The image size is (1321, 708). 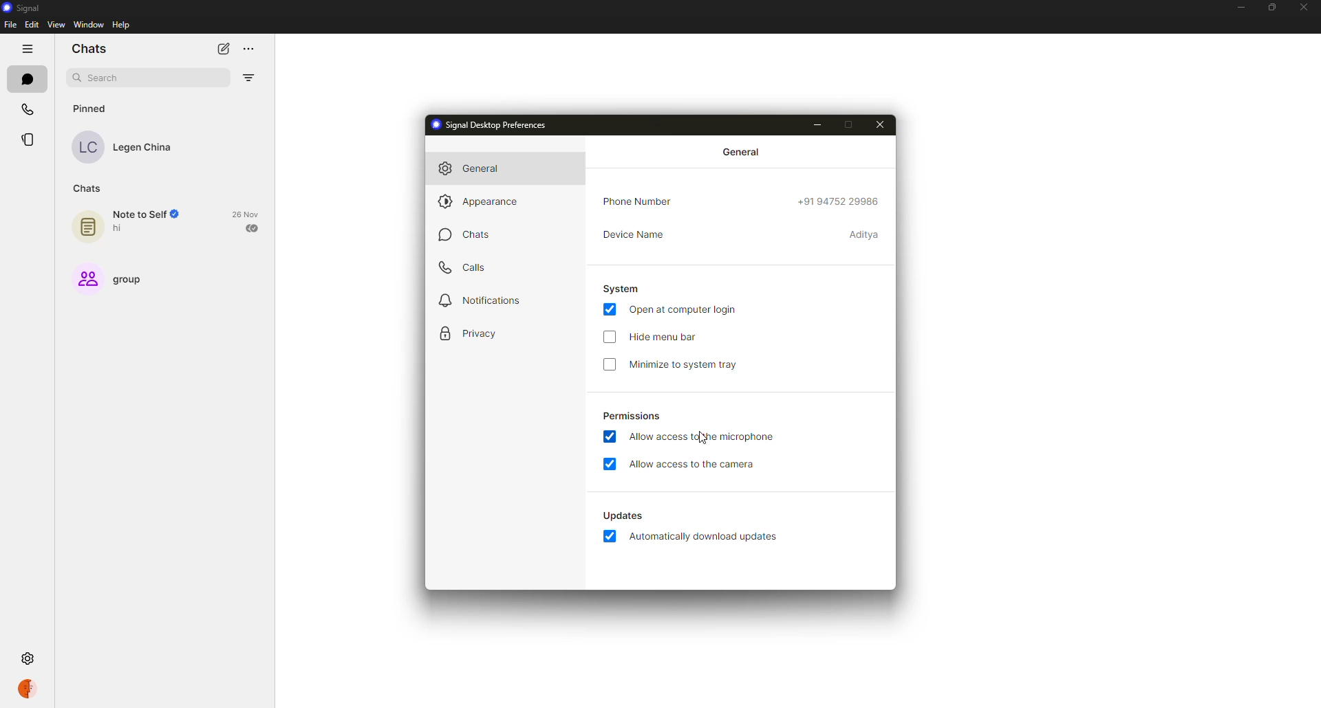 I want to click on automatically download updates, so click(x=707, y=538).